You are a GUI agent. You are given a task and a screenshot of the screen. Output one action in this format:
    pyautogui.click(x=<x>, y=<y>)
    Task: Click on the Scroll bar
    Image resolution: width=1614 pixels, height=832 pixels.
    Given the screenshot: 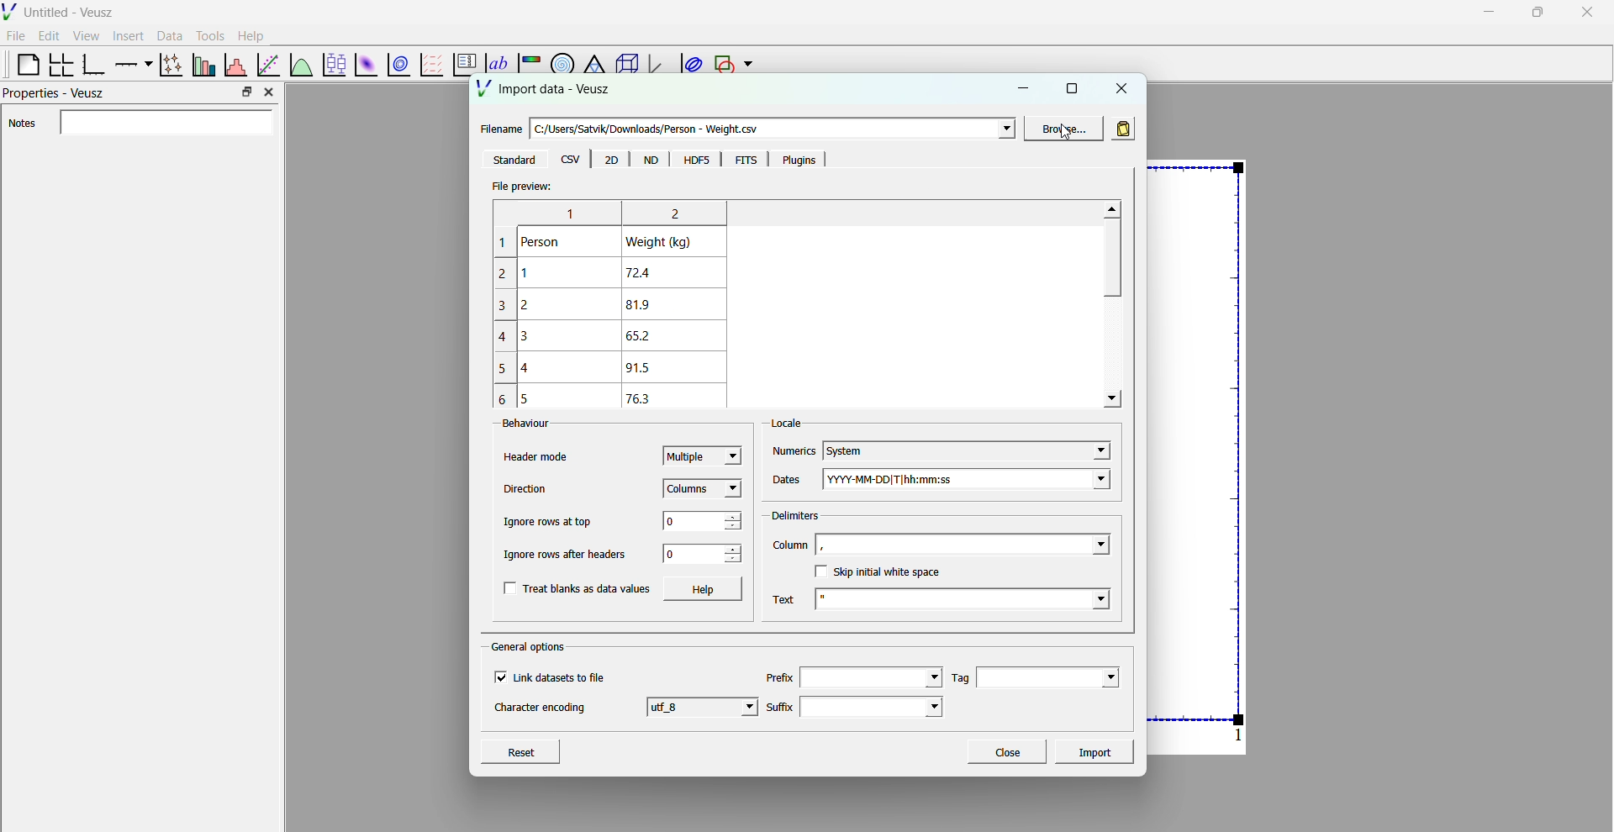 What is the action you would take?
    pyautogui.click(x=1110, y=262)
    